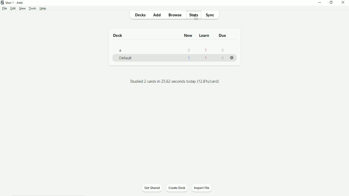 Image resolution: width=349 pixels, height=196 pixels. What do you see at coordinates (196, 18) in the screenshot?
I see `Cursor` at bounding box center [196, 18].